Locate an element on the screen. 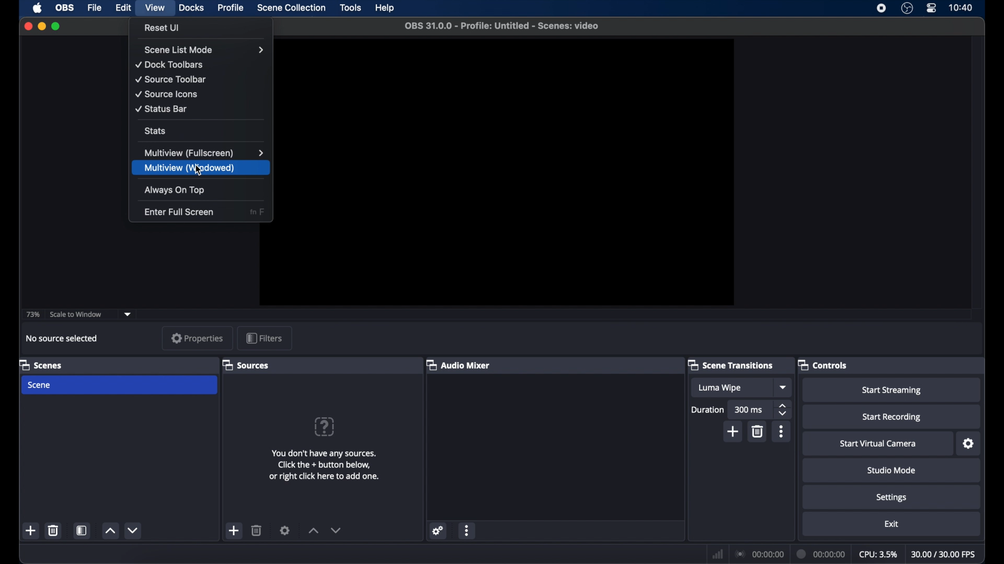 Image resolution: width=1004 pixels, height=564 pixels. OBS 31.0.0 - Profile: Untitled - Scenes: video is located at coordinates (502, 27).